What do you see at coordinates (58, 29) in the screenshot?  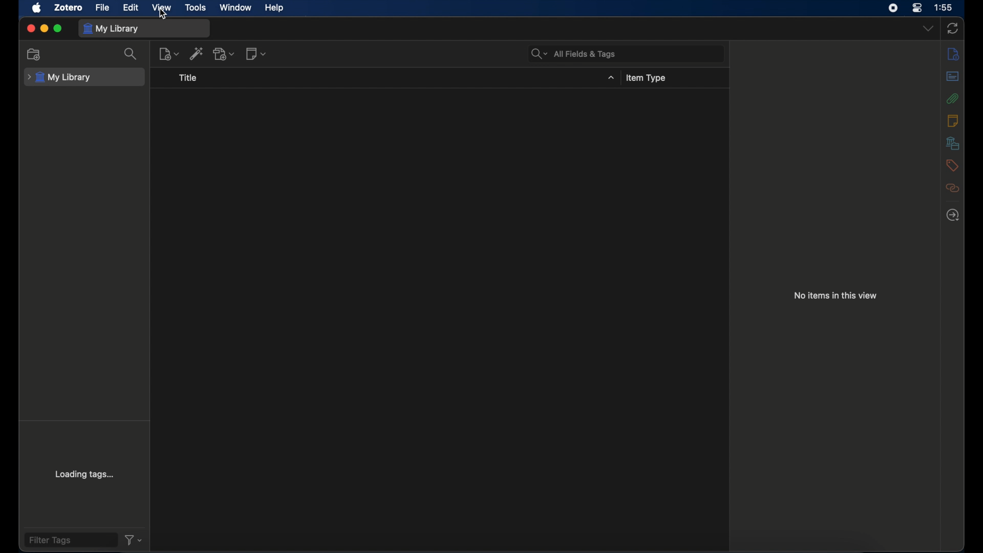 I see `maximize` at bounding box center [58, 29].